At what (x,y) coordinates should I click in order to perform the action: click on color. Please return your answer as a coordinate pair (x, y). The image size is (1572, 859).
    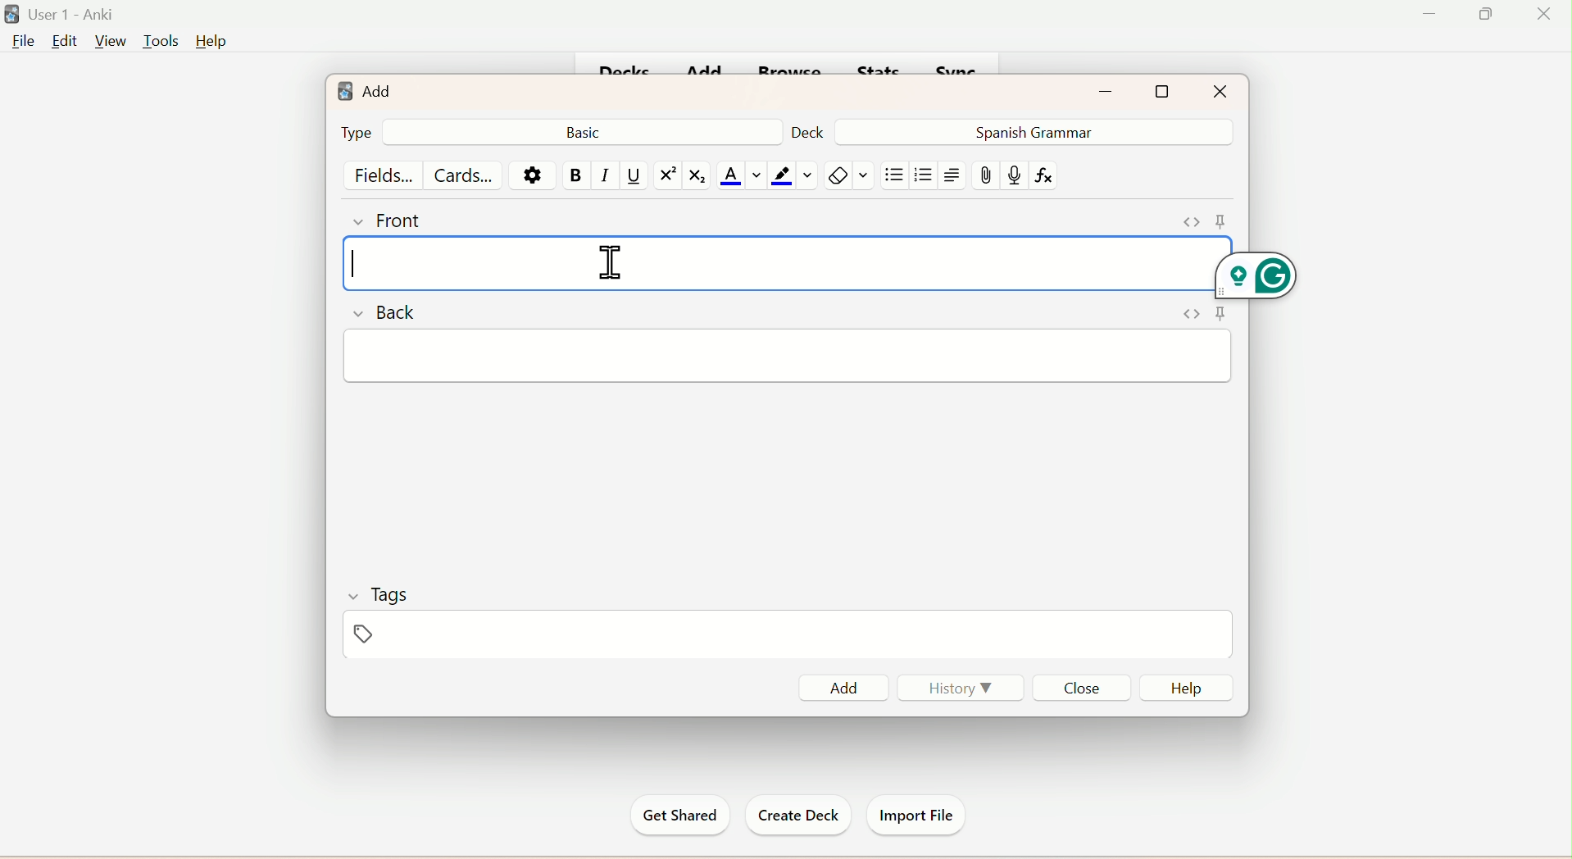
    Looking at the image, I should click on (790, 175).